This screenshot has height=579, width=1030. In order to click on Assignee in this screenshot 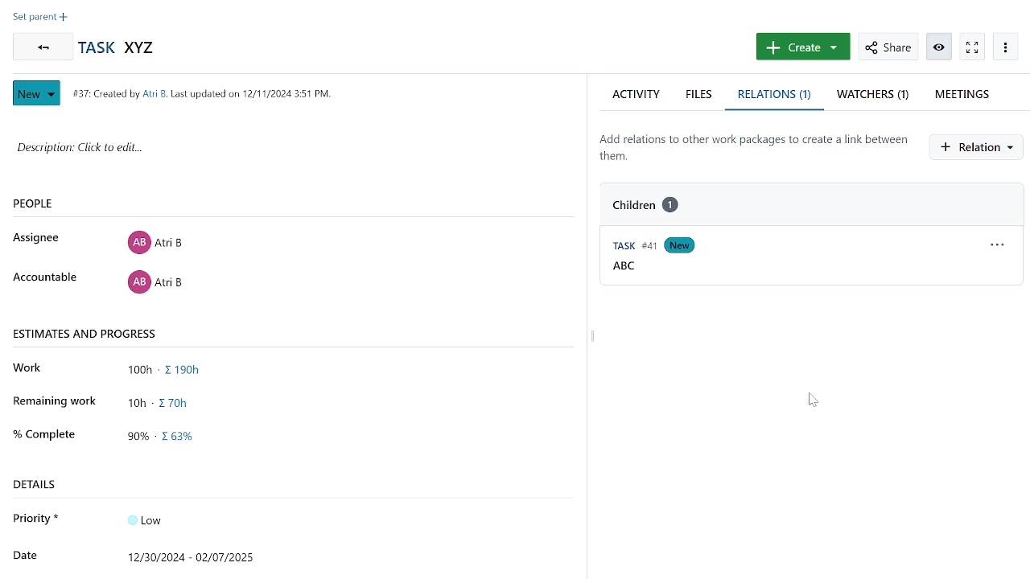, I will do `click(154, 240)`.